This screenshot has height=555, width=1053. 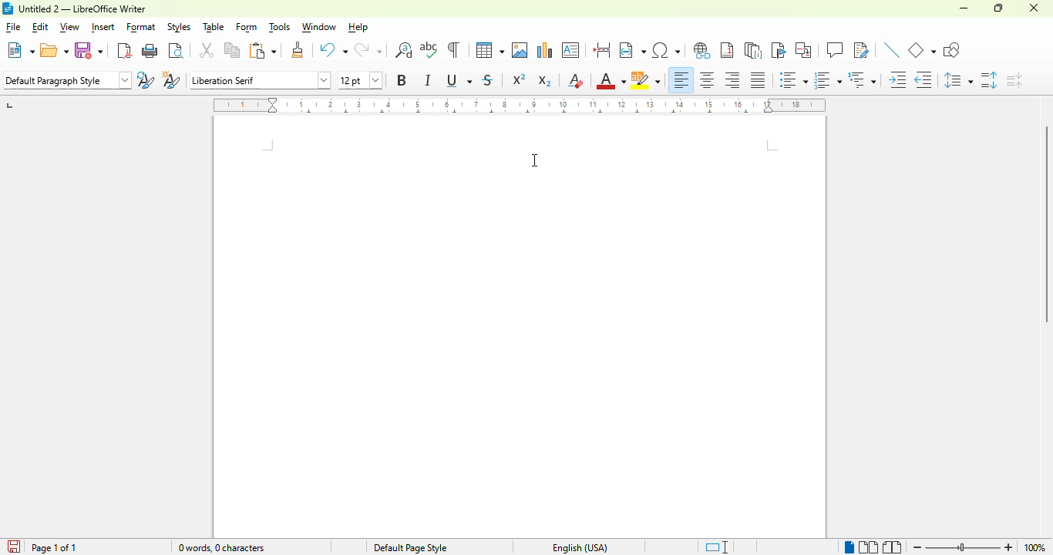 What do you see at coordinates (545, 80) in the screenshot?
I see `subscript` at bounding box center [545, 80].